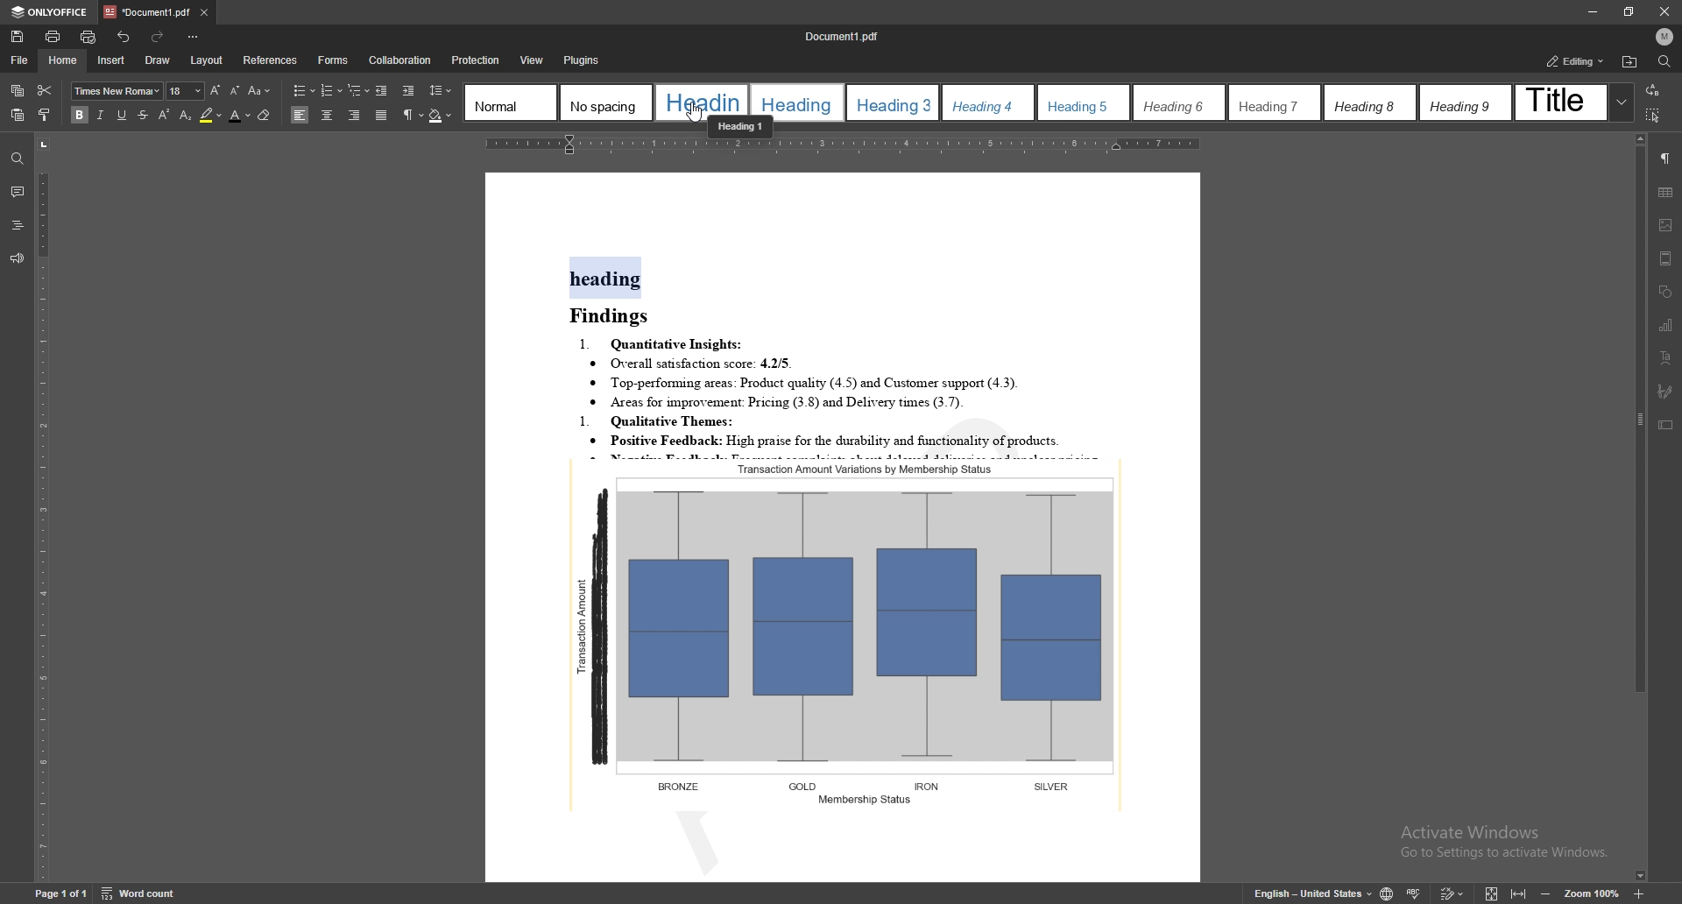  What do you see at coordinates (1594, 895) in the screenshot?
I see `zoom 100%` at bounding box center [1594, 895].